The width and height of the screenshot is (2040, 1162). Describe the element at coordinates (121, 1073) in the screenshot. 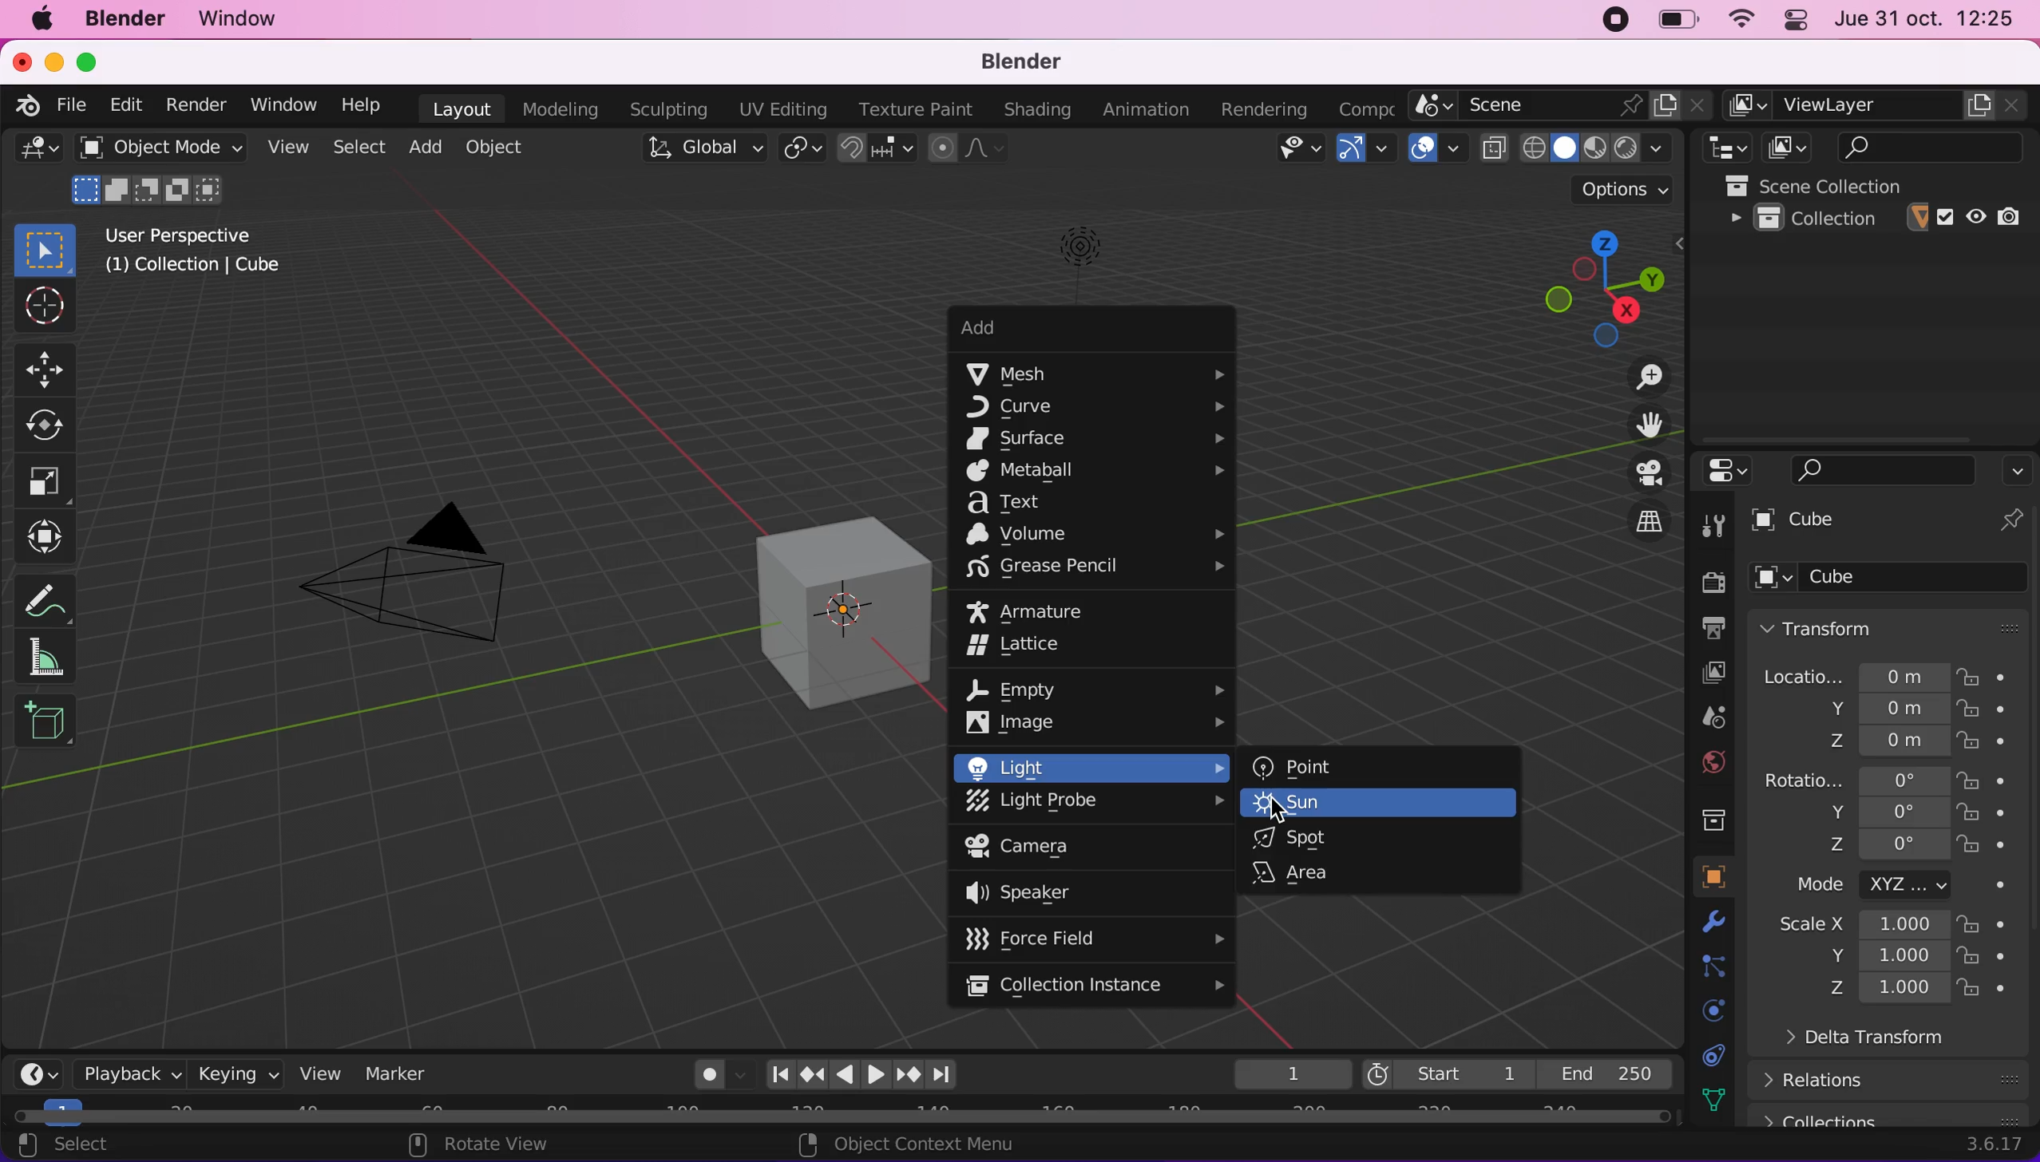

I see `playback` at that location.